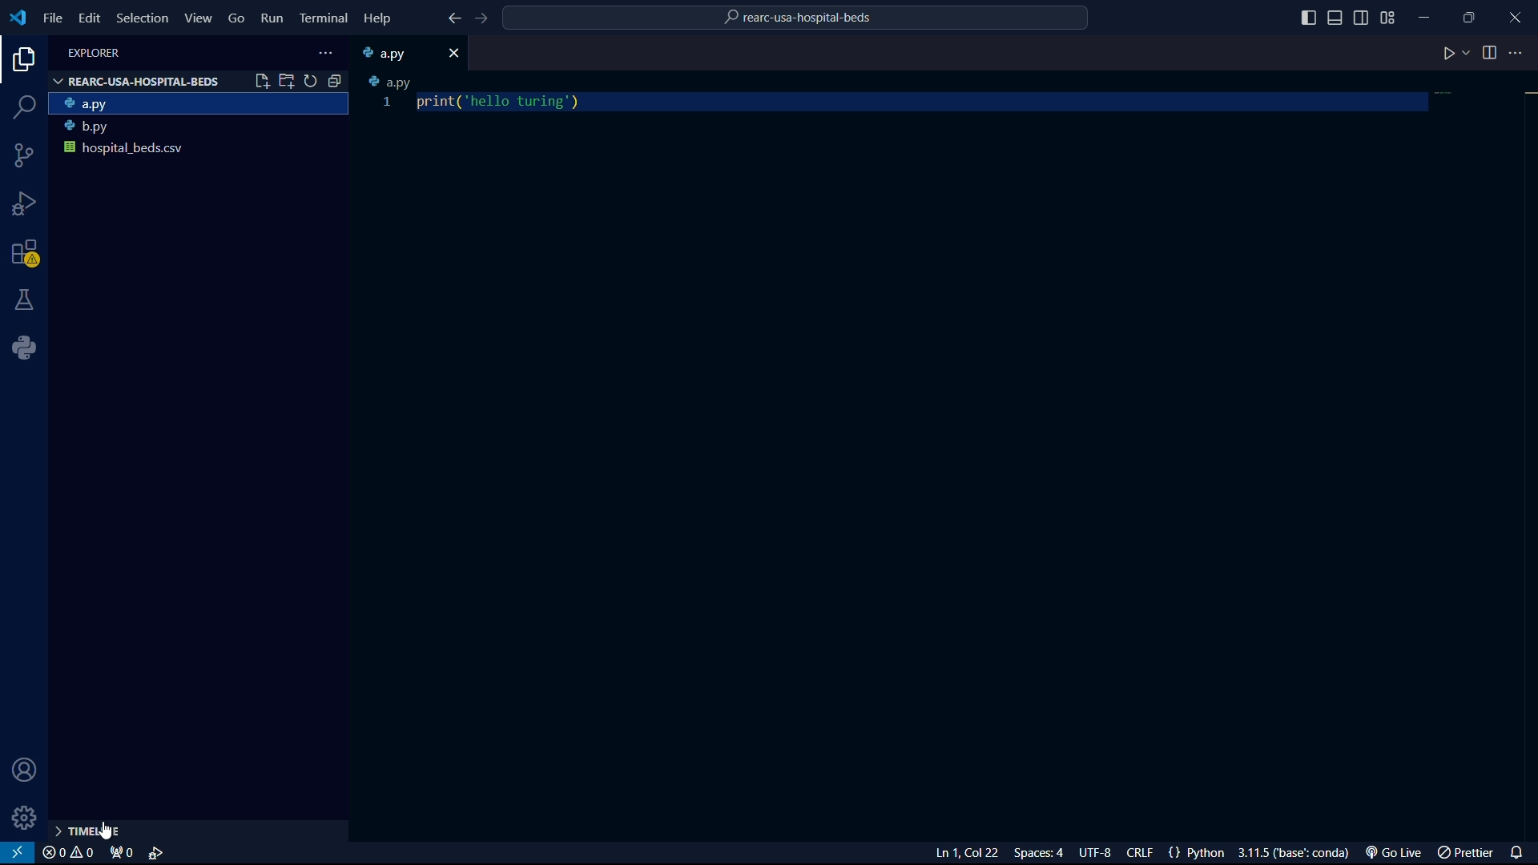 This screenshot has height=865, width=1538. I want to click on help menu, so click(376, 18).